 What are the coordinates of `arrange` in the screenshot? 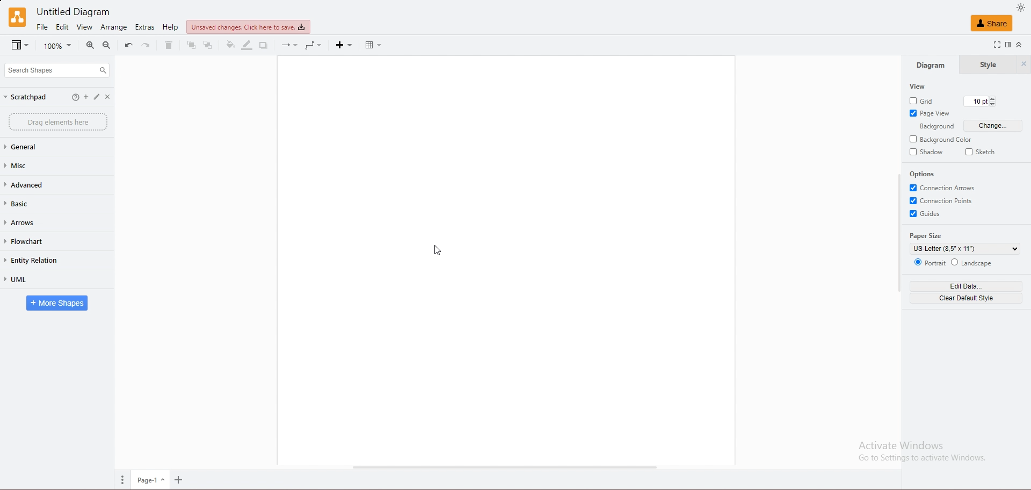 It's located at (113, 27).